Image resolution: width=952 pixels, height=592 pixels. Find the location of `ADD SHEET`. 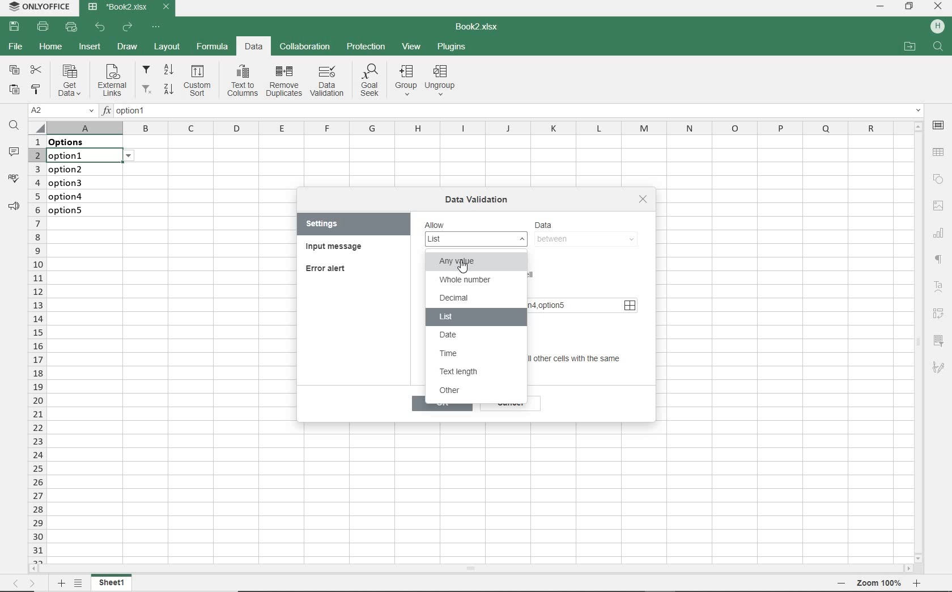

ADD SHEET is located at coordinates (61, 584).